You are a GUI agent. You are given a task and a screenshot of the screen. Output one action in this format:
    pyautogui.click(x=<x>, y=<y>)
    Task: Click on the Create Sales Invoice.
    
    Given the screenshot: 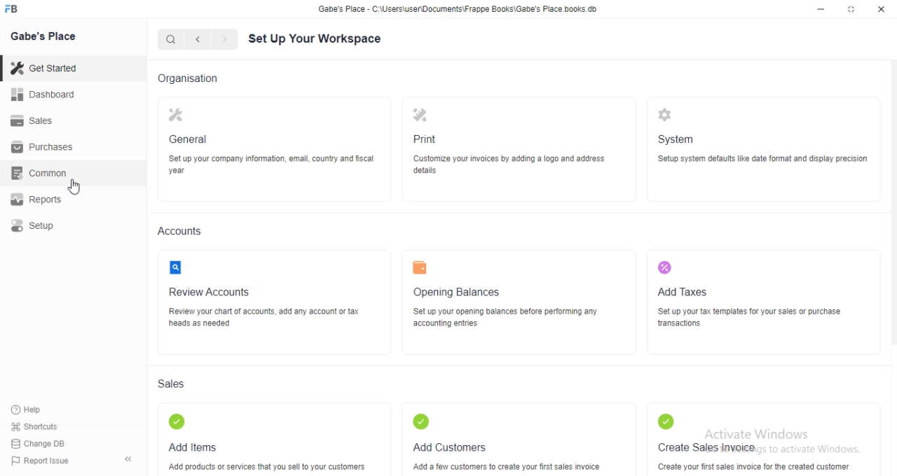 What is the action you would take?
    pyautogui.click(x=710, y=447)
    